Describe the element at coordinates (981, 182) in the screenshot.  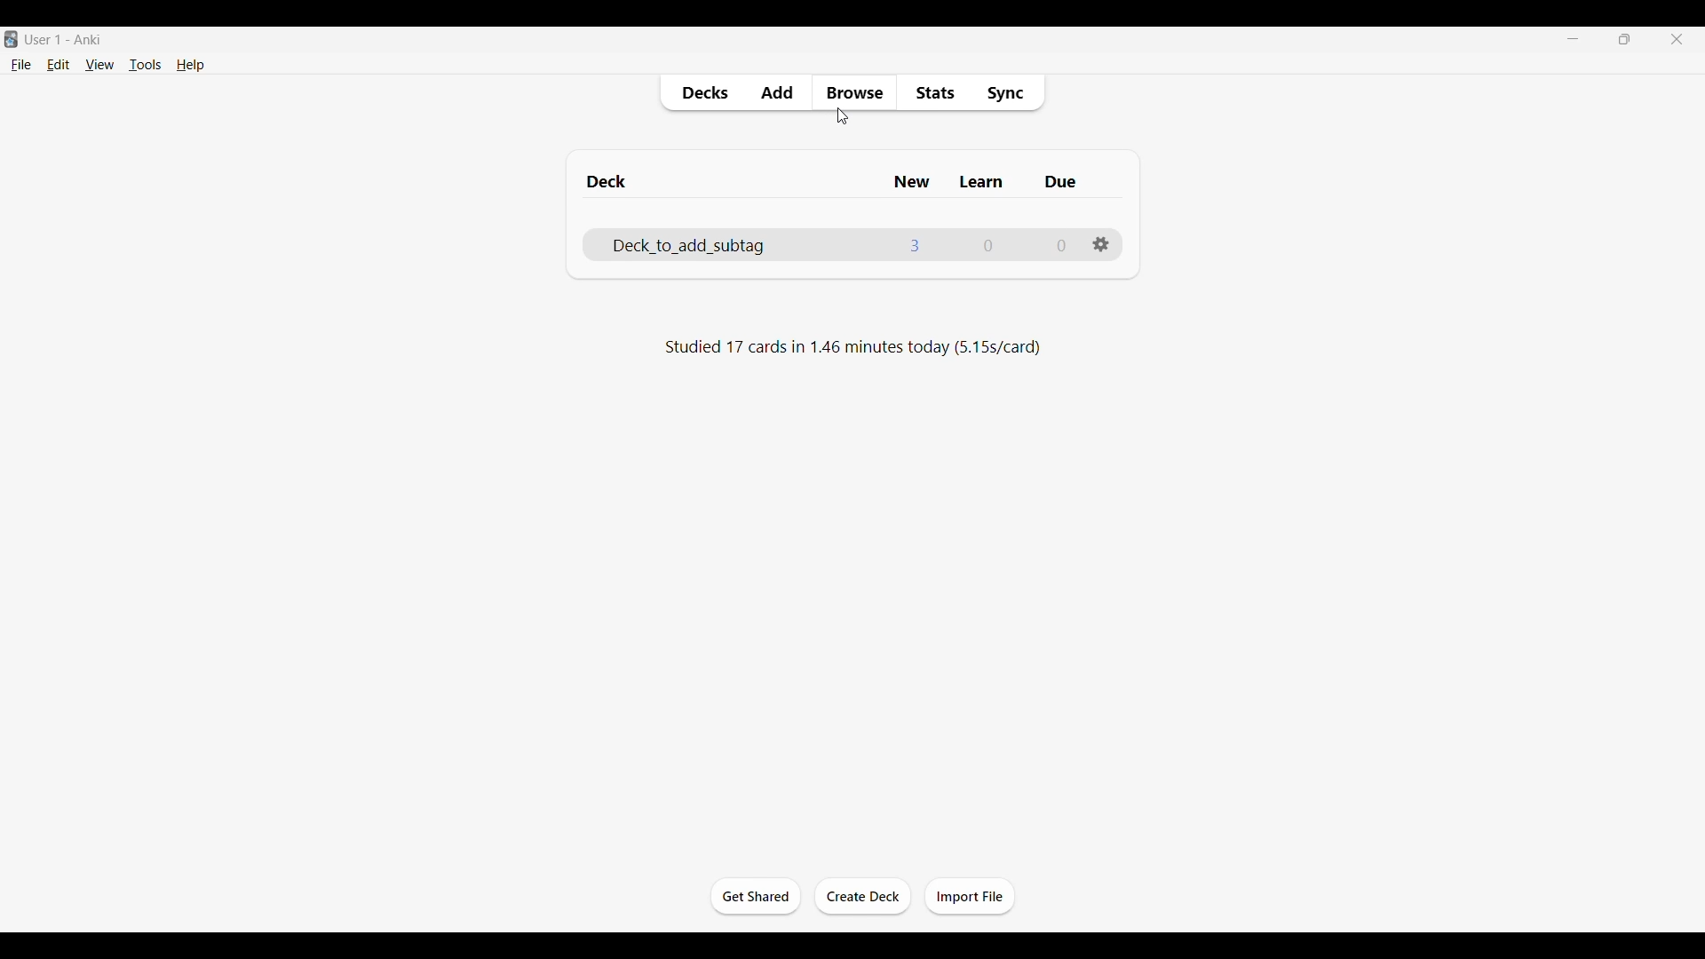
I see `Column for cards to learn` at that location.